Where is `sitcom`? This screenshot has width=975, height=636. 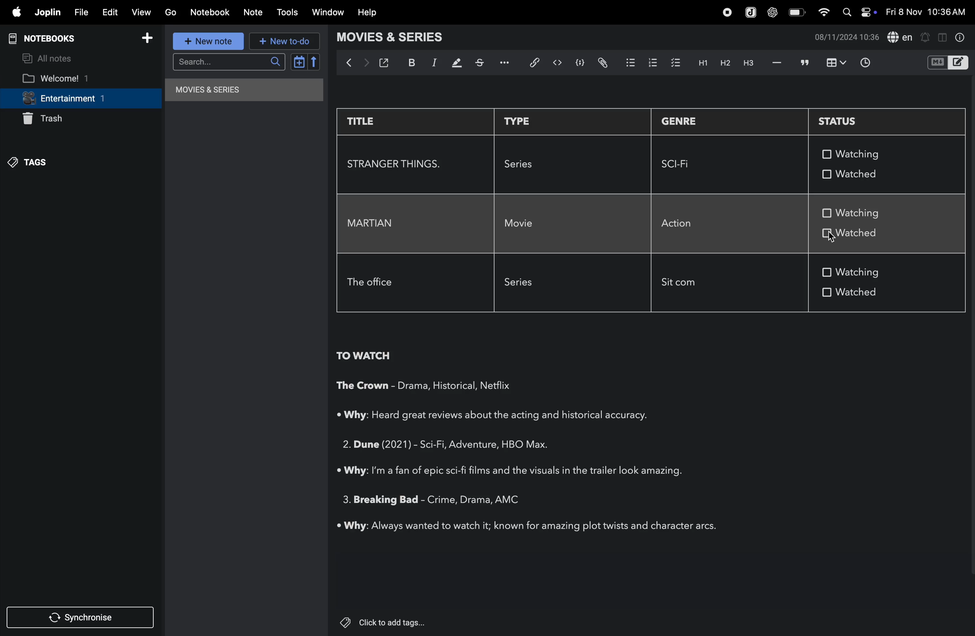 sitcom is located at coordinates (685, 284).